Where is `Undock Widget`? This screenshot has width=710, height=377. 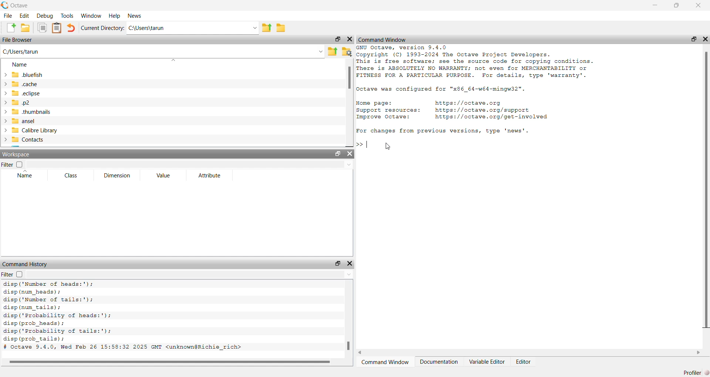
Undock Widget is located at coordinates (338, 263).